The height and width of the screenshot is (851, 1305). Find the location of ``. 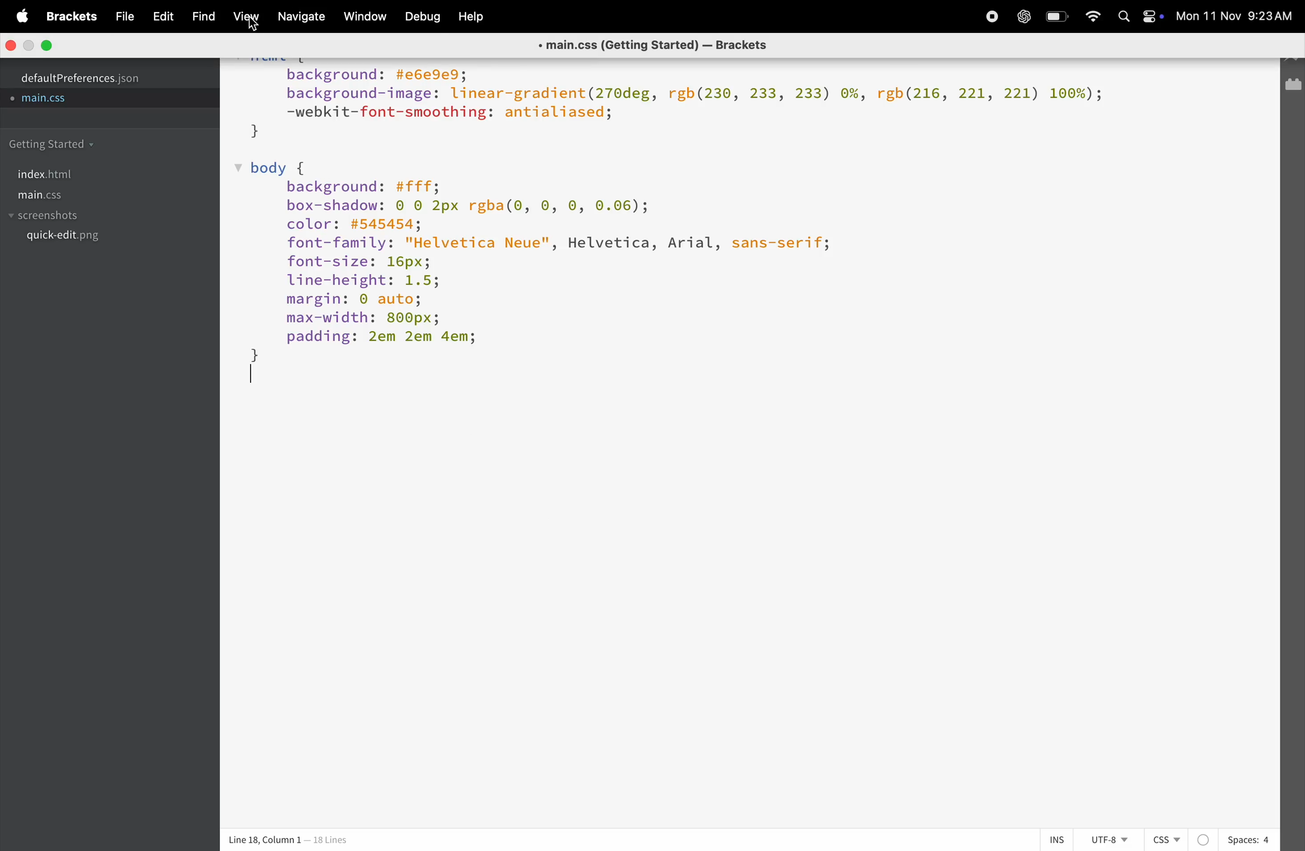

 is located at coordinates (1058, 16).